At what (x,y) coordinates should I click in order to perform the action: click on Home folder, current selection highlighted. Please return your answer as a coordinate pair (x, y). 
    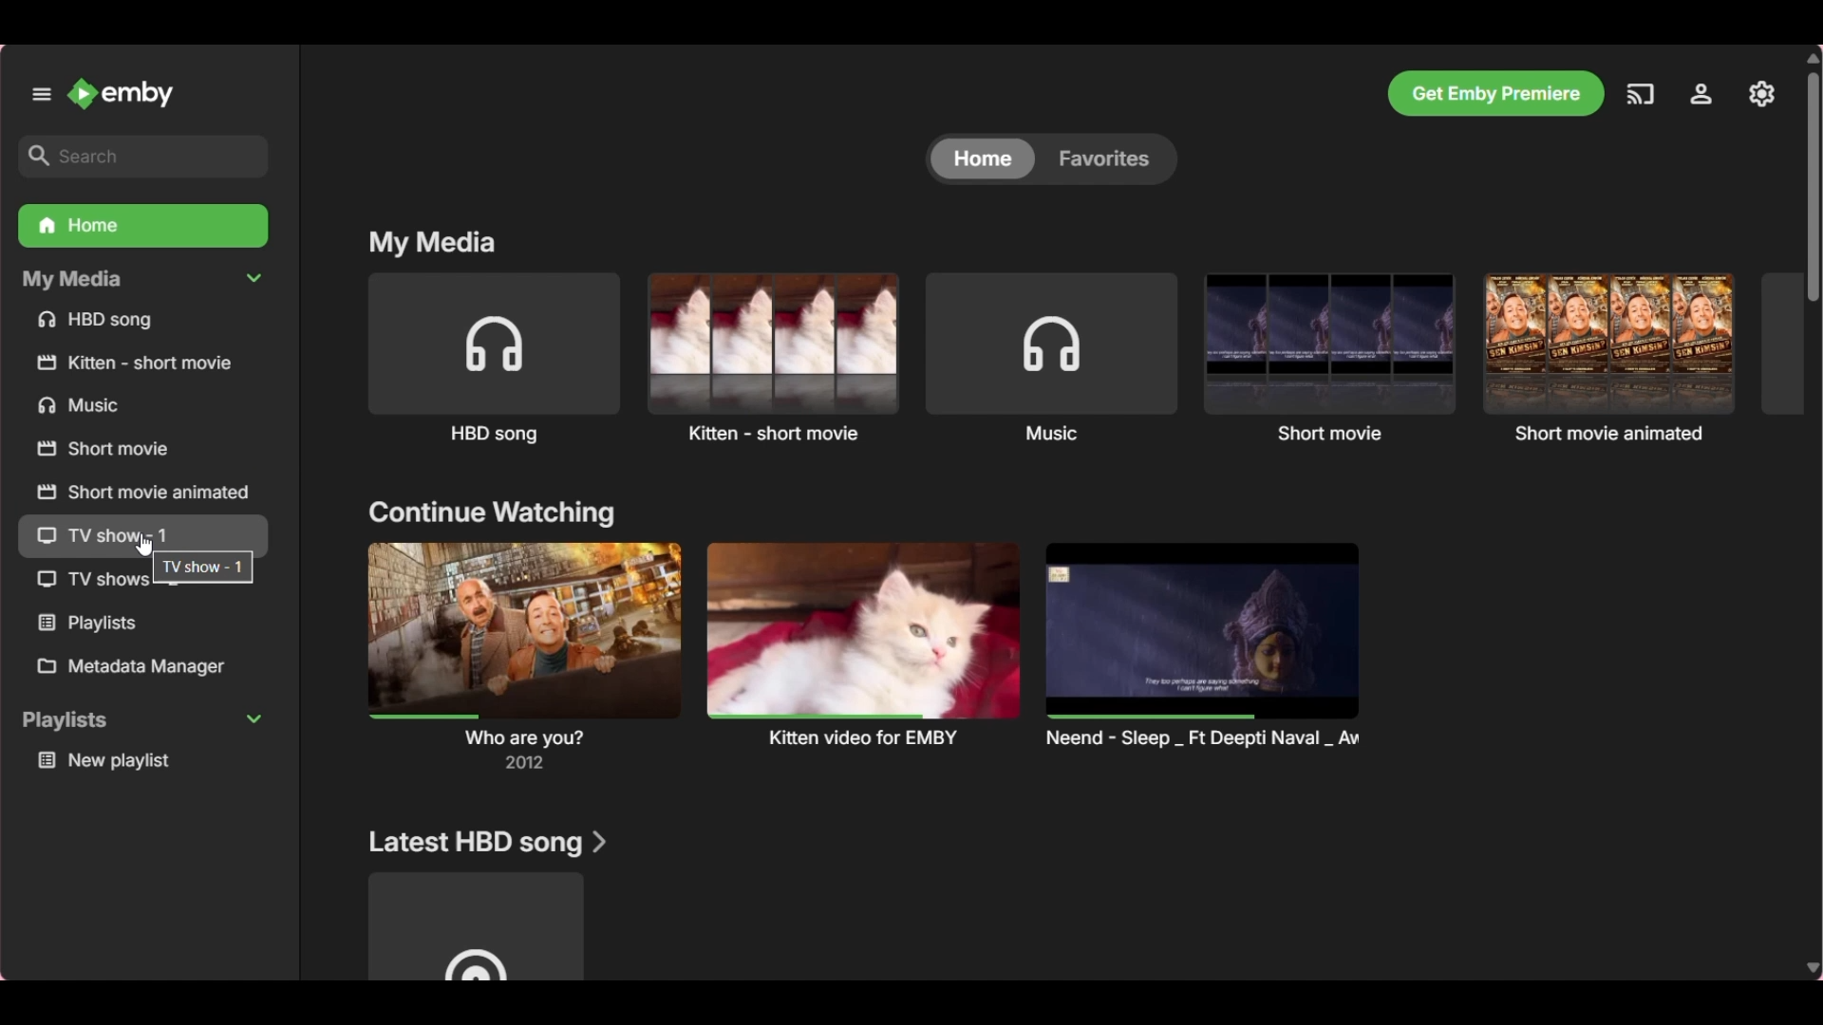
    Looking at the image, I should click on (142, 226).